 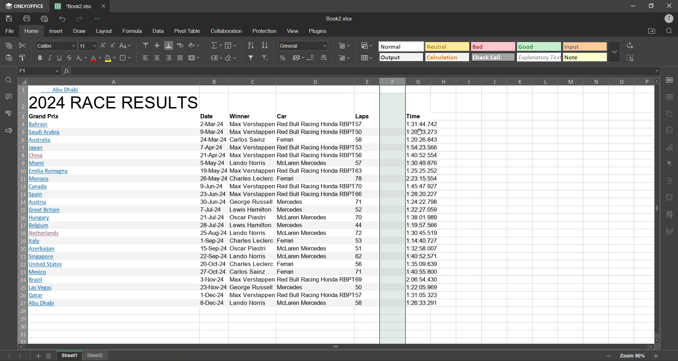 What do you see at coordinates (671, 148) in the screenshot?
I see `charts` at bounding box center [671, 148].